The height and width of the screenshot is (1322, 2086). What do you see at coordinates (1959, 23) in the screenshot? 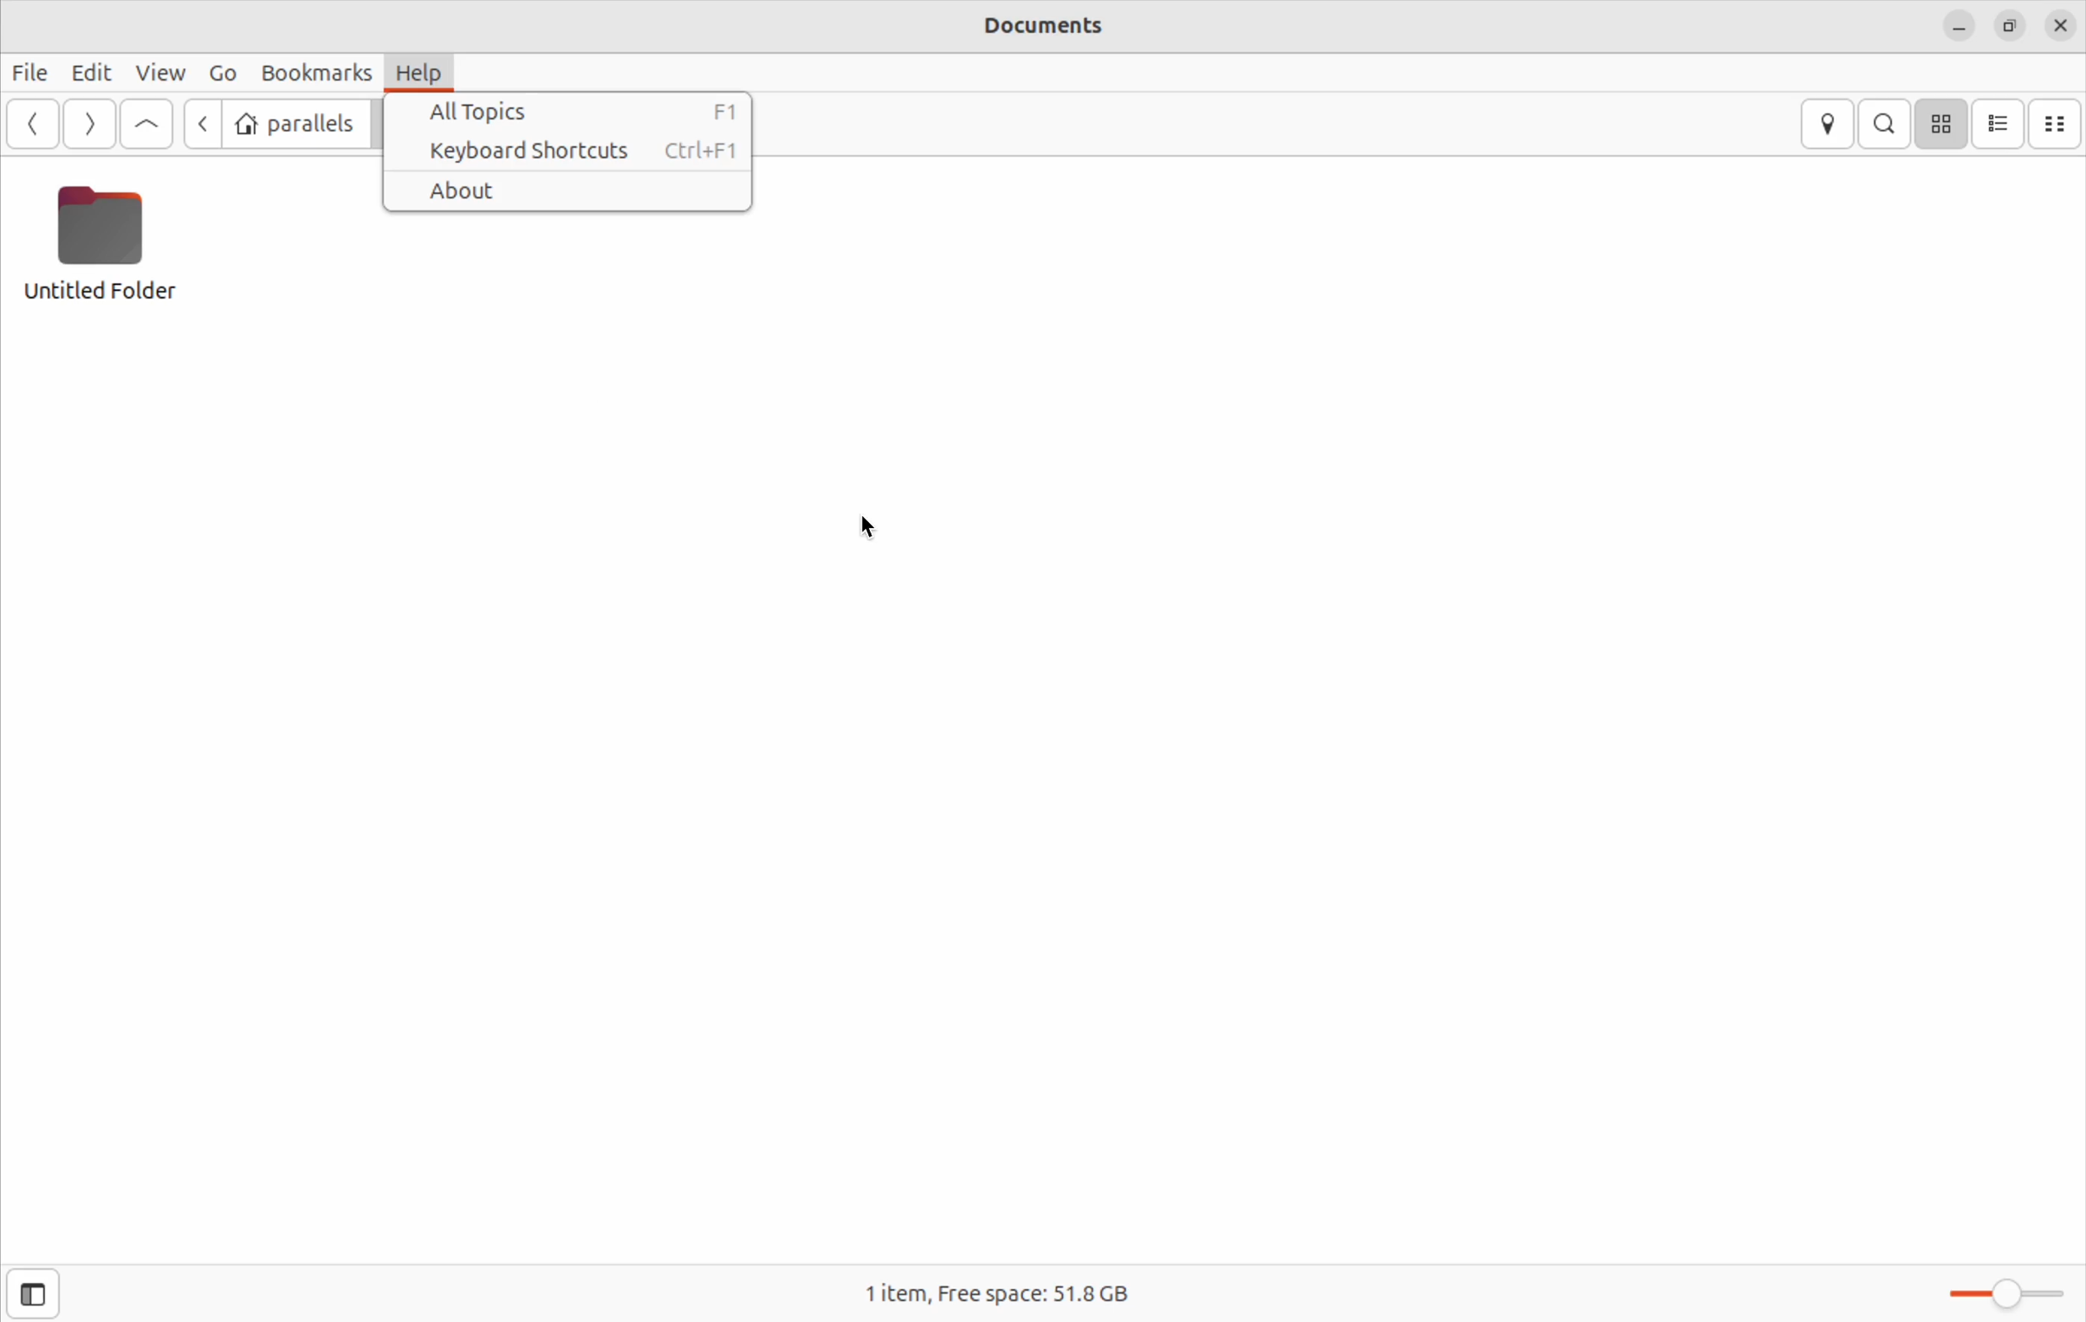
I see `minimize` at bounding box center [1959, 23].